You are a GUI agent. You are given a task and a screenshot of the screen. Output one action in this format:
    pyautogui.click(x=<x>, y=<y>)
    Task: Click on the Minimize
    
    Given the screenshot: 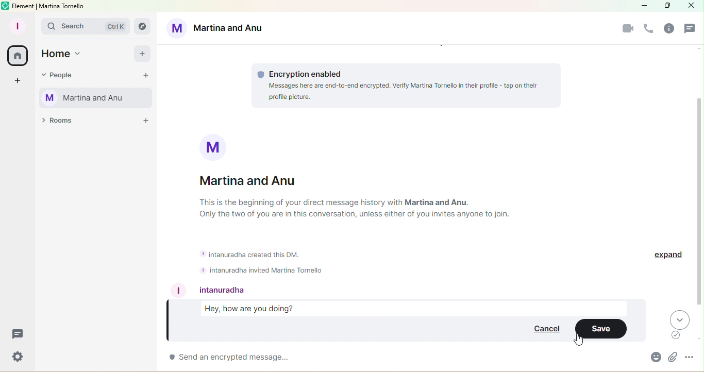 What is the action you would take?
    pyautogui.click(x=645, y=6)
    